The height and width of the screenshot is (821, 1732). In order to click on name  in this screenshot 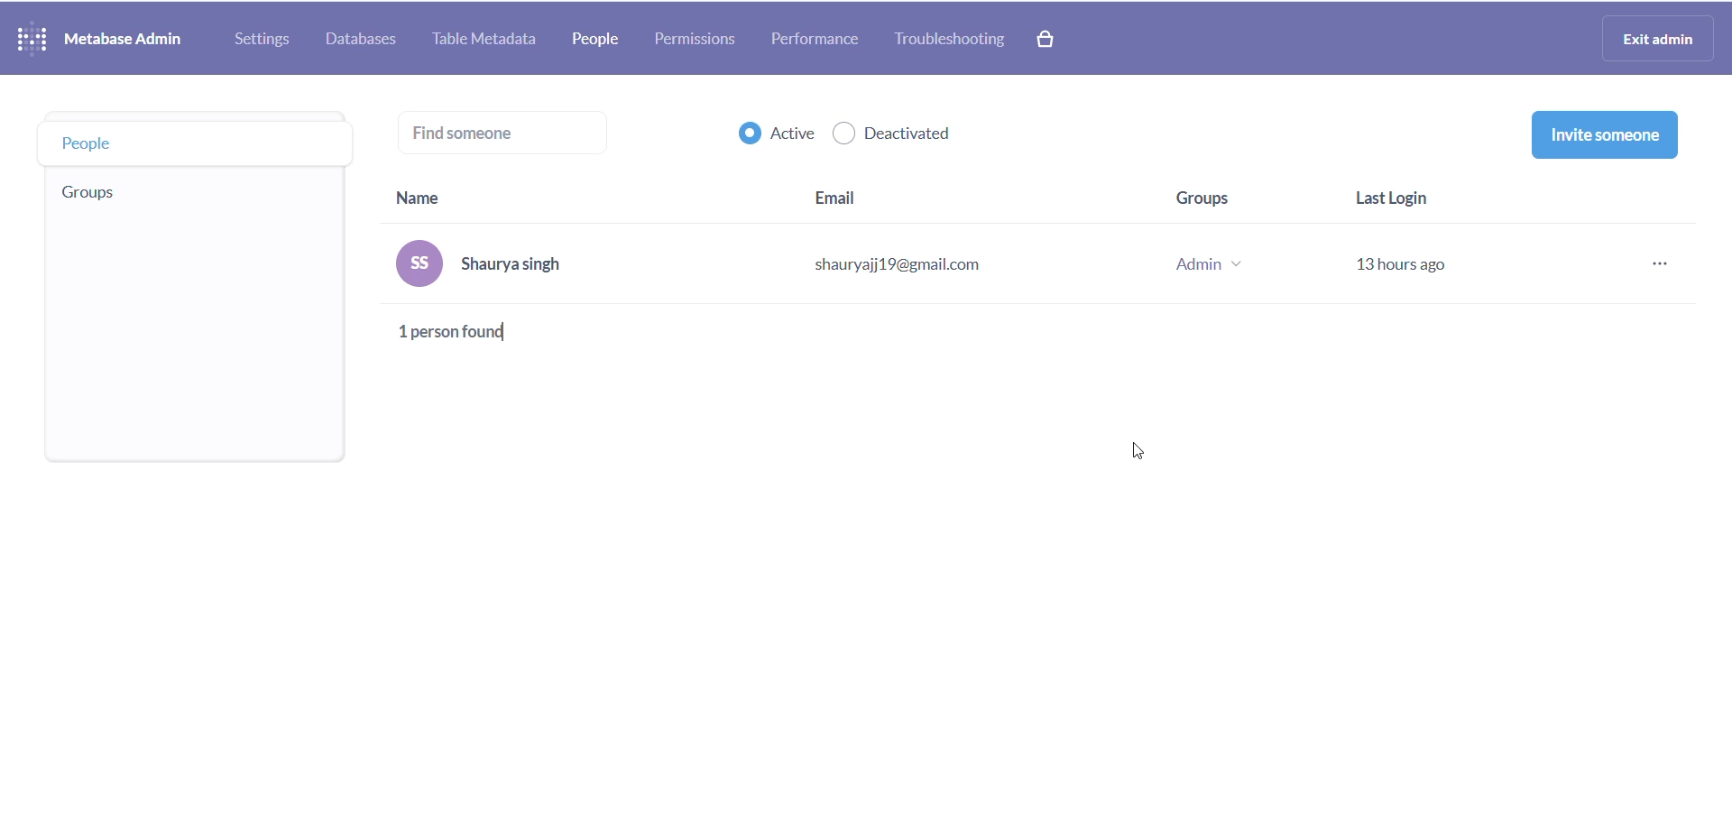, I will do `click(496, 267)`.